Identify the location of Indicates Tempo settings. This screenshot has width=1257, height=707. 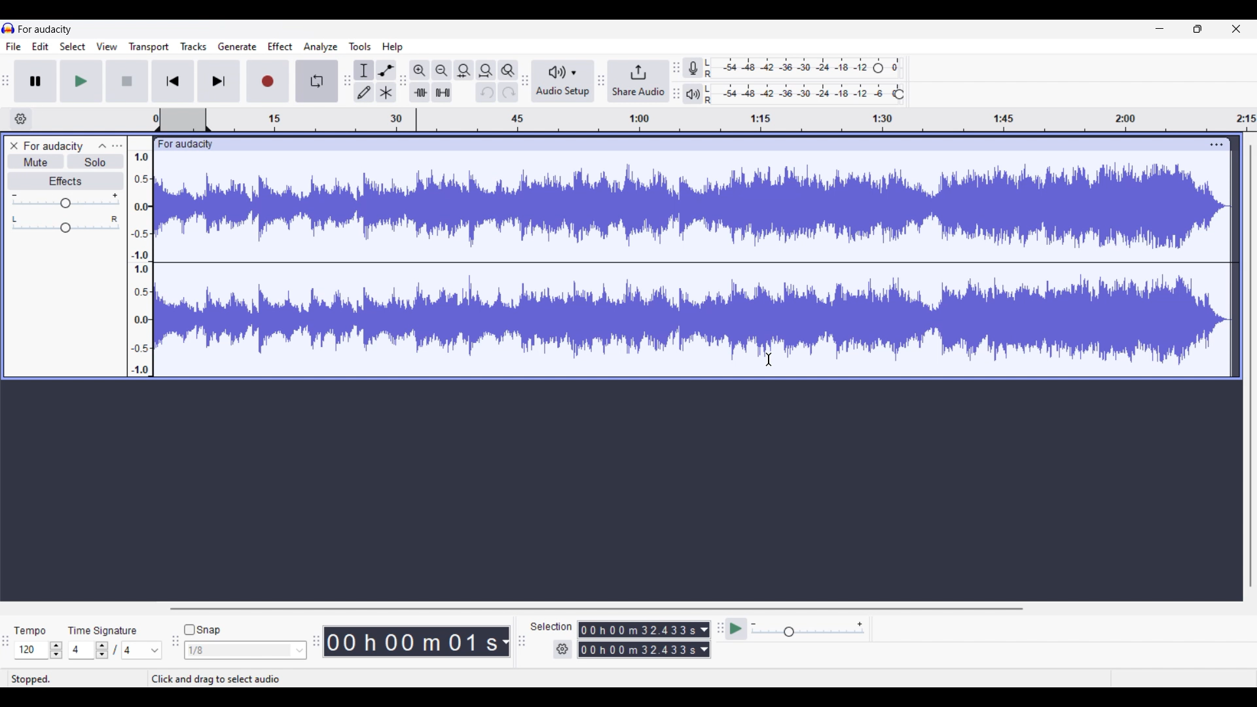
(31, 630).